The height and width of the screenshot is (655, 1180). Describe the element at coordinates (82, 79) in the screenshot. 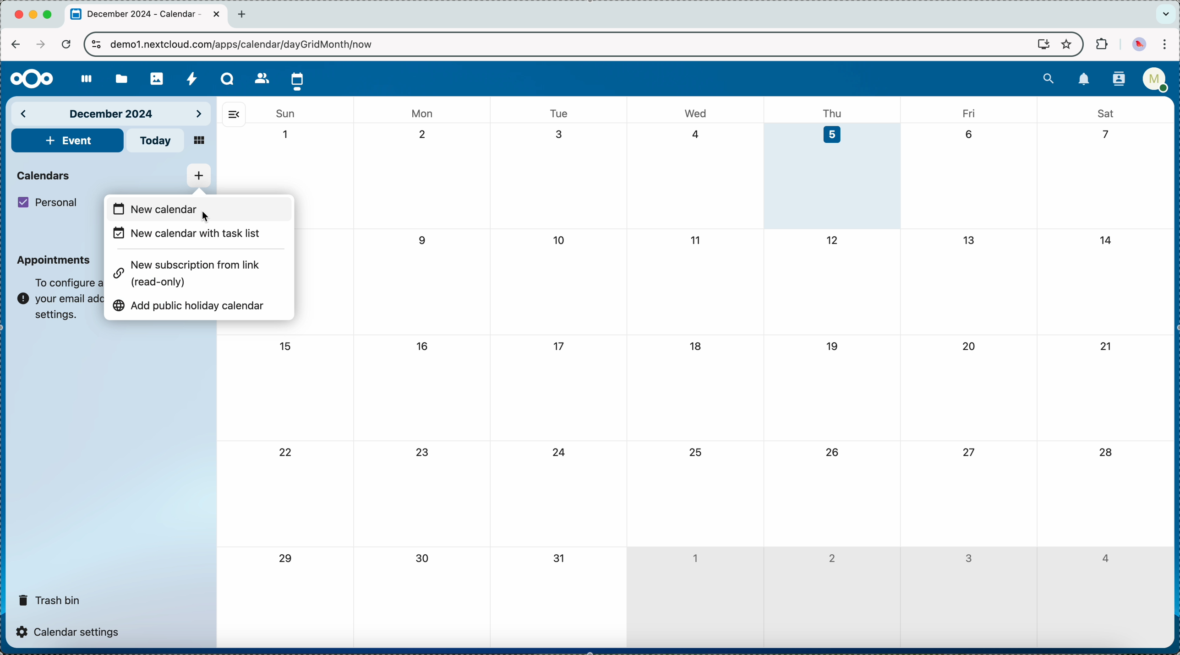

I see `dashboard` at that location.